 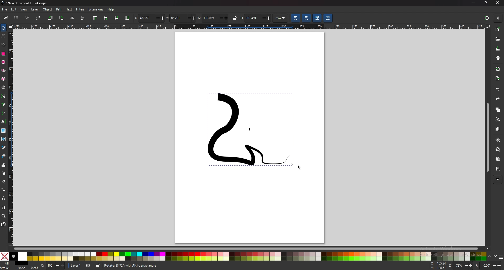 I want to click on spiral, so click(x=3, y=87).